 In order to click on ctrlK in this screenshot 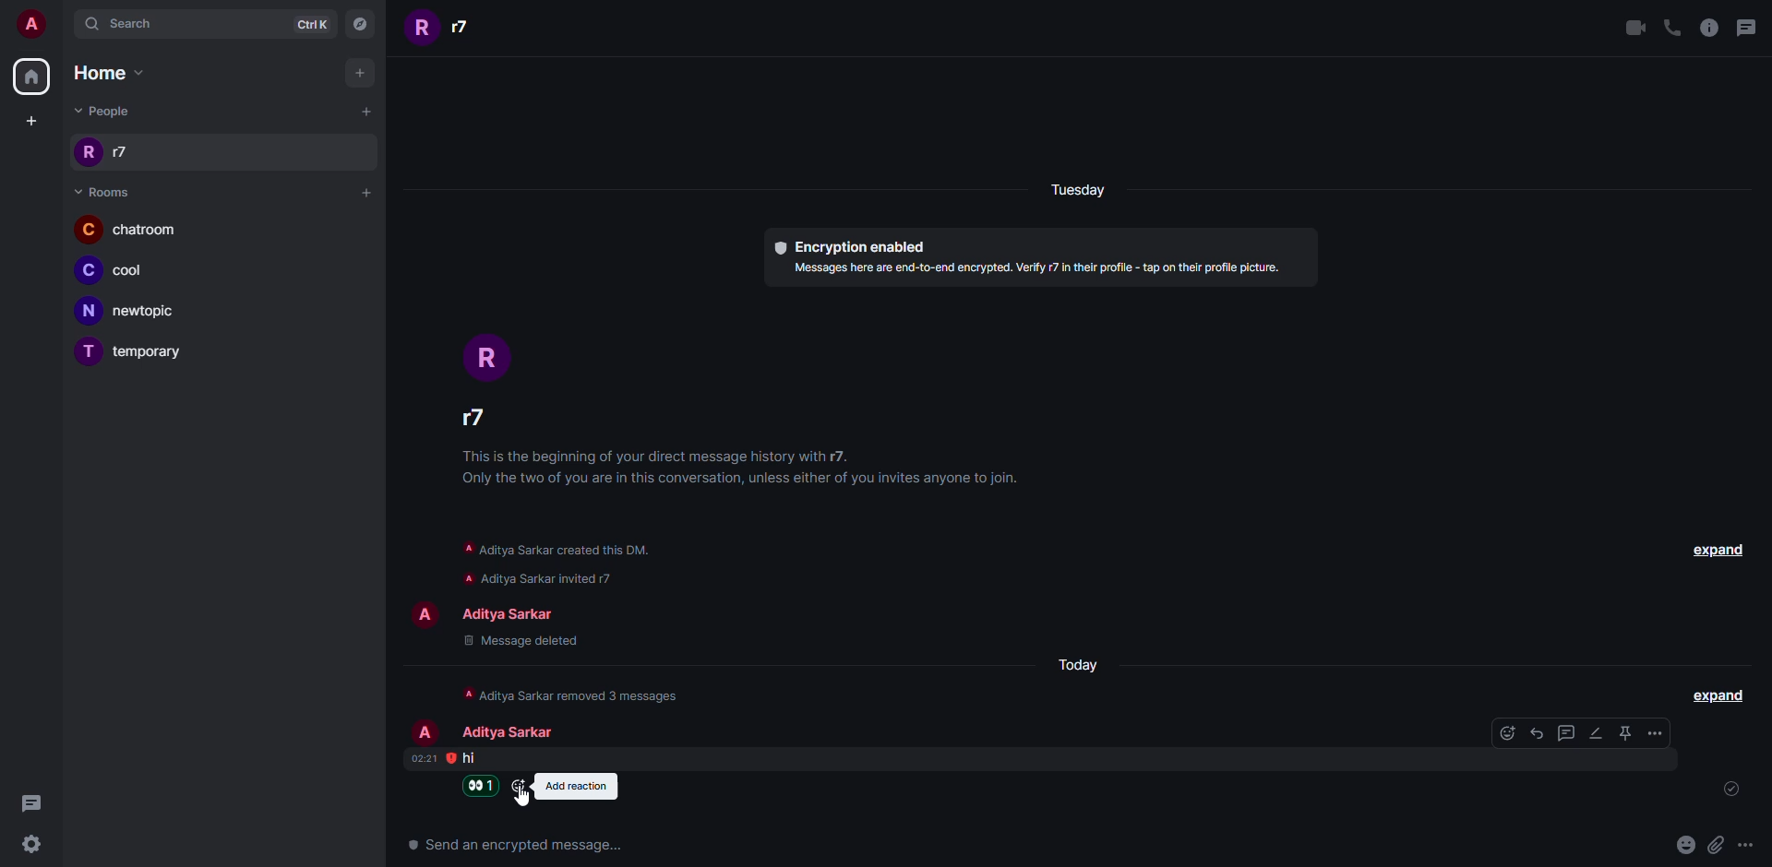, I will do `click(316, 24)`.